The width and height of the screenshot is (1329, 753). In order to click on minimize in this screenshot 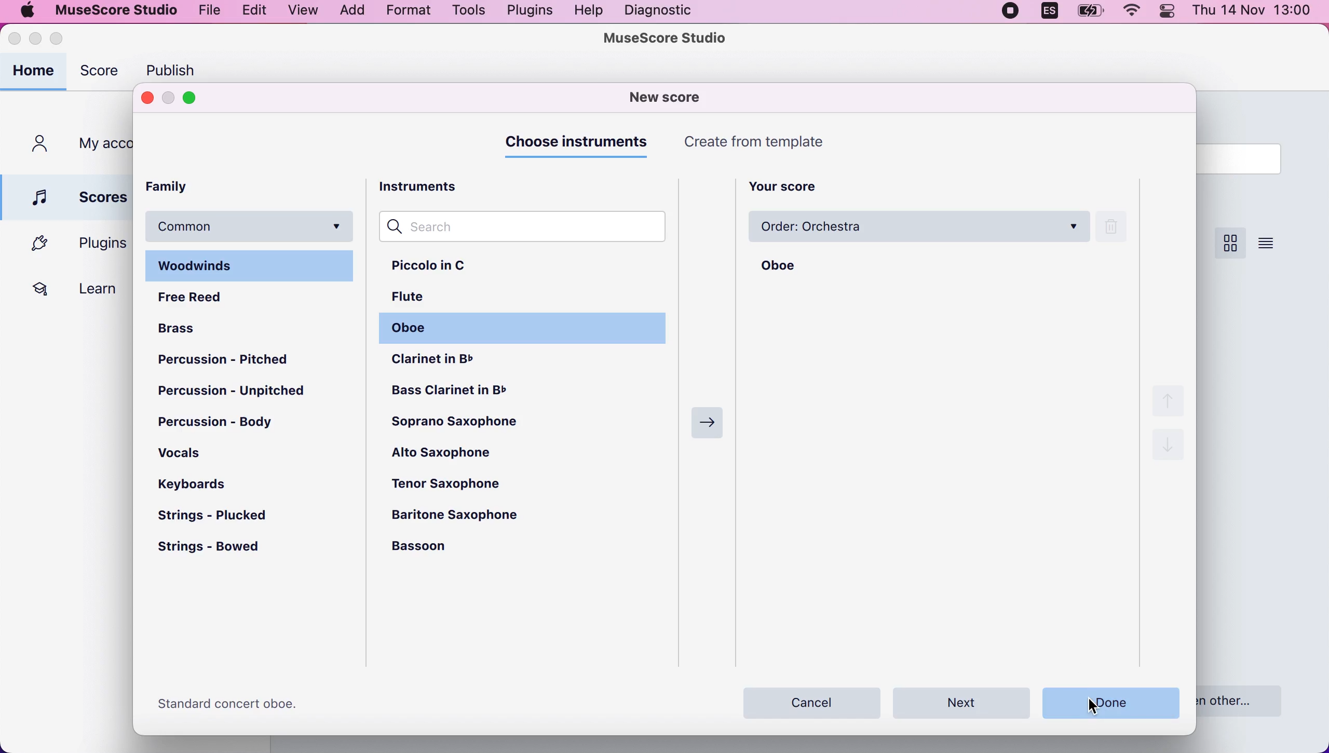, I will do `click(36, 40)`.